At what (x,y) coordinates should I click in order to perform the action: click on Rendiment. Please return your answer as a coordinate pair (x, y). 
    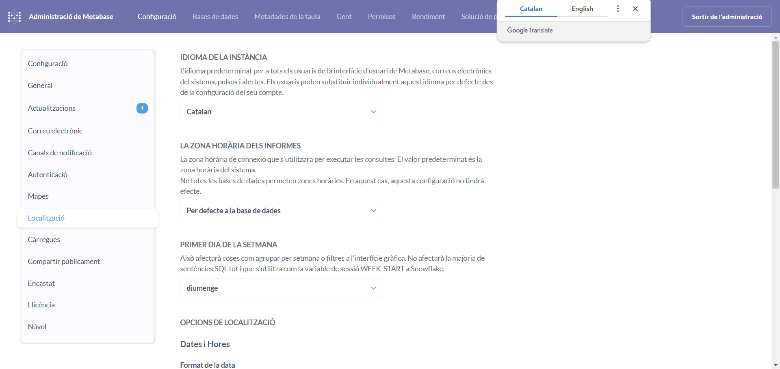
    Looking at the image, I should click on (432, 17).